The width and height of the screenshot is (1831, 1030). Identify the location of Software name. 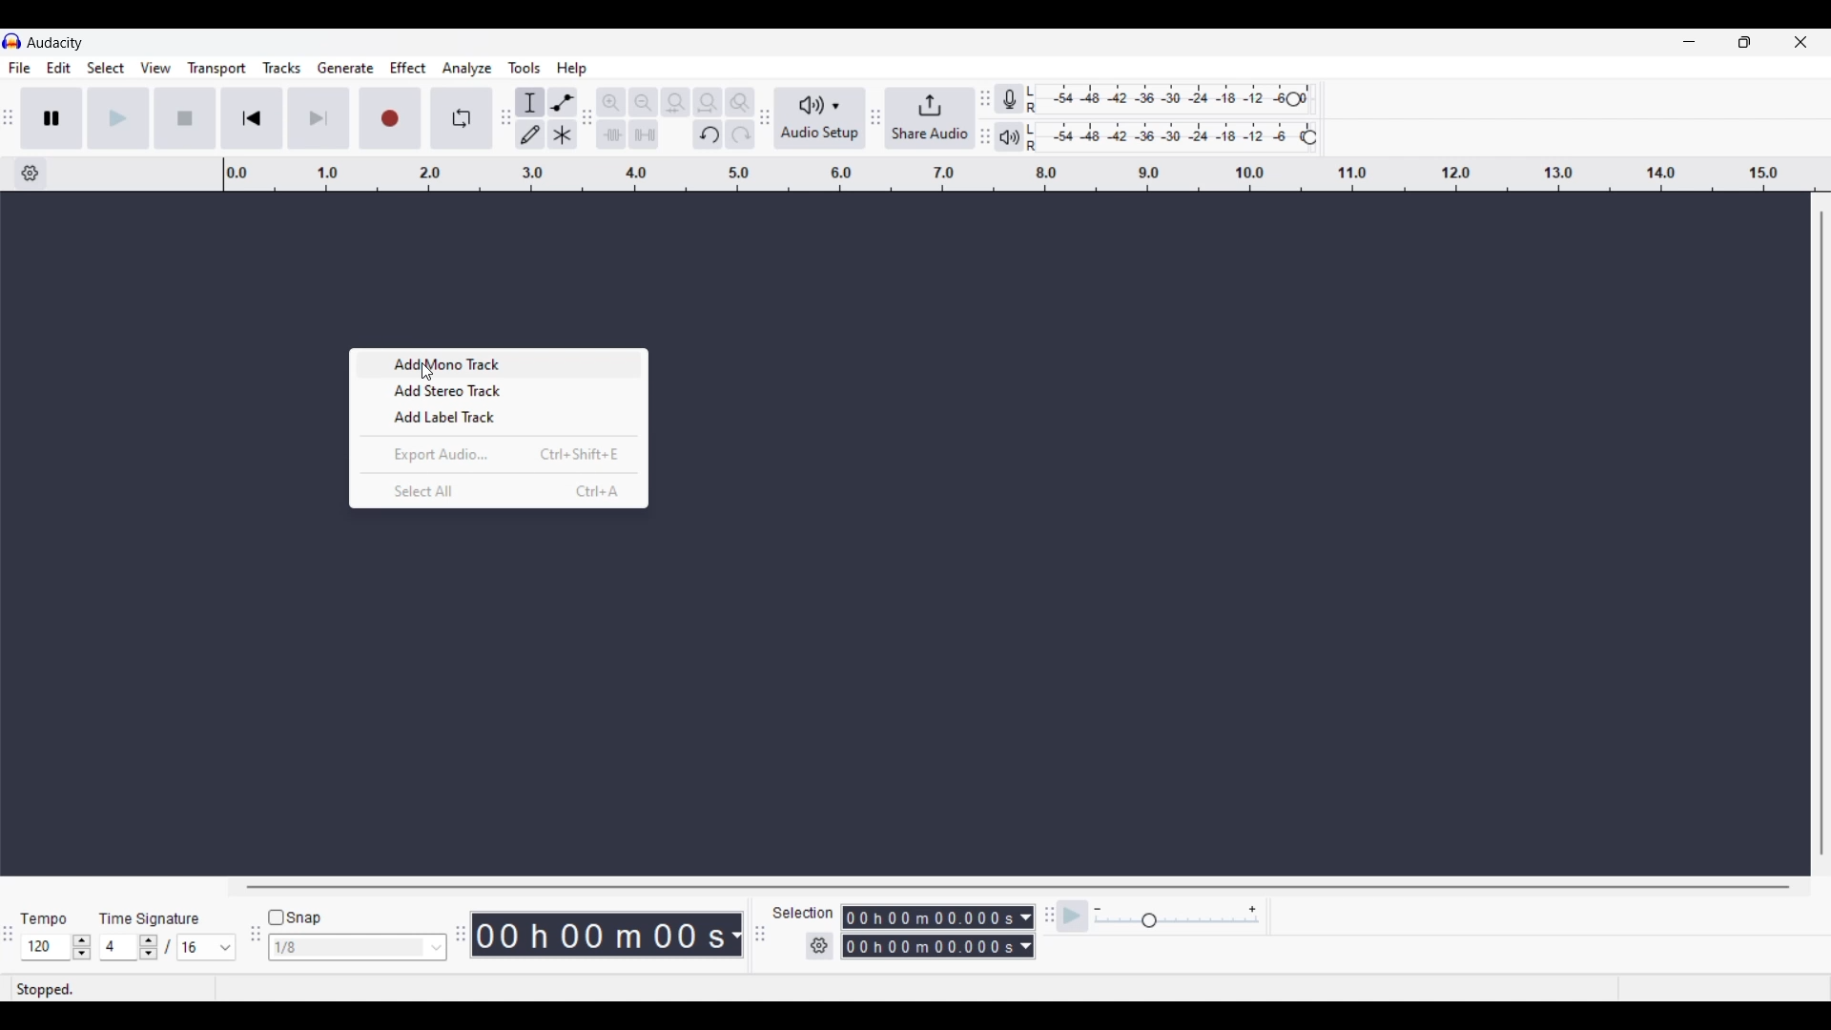
(55, 42).